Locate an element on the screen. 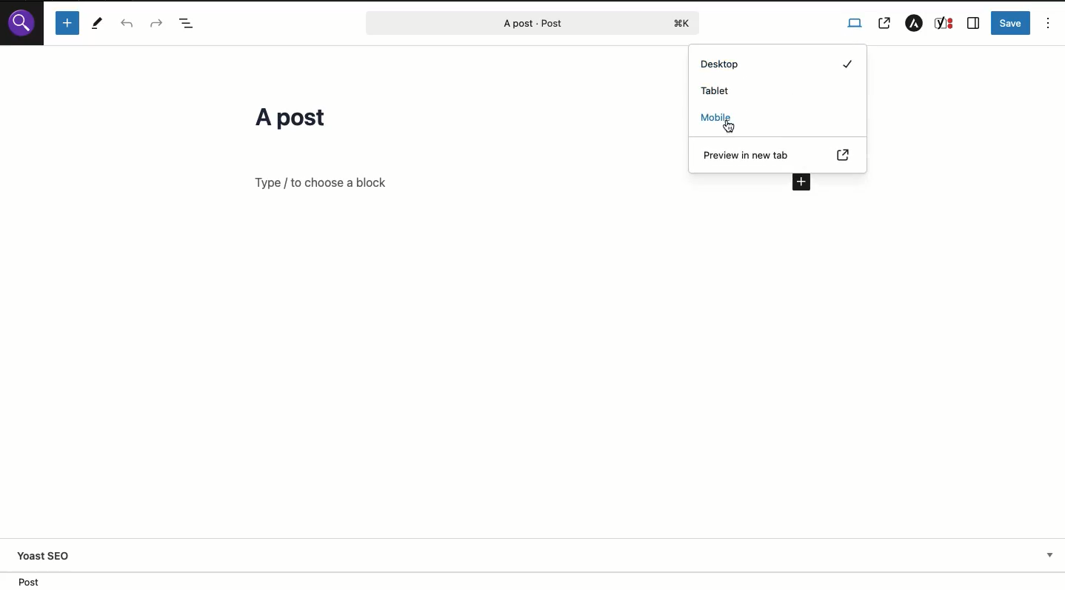 Image resolution: width=1065 pixels, height=590 pixels. Save is located at coordinates (1011, 21).